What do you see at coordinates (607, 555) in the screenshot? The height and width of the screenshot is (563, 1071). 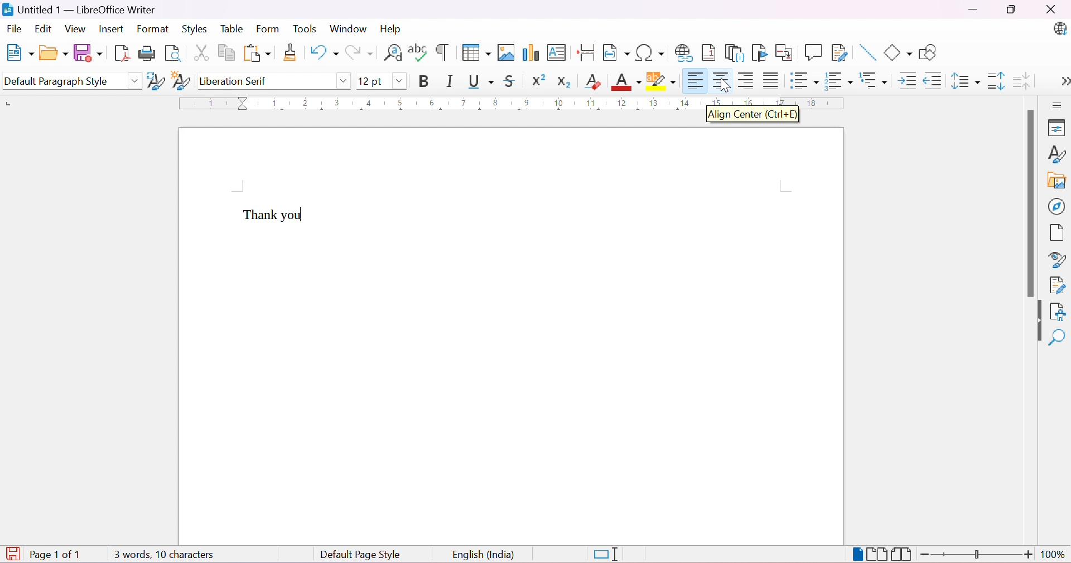 I see `Standard Selection. Click to change selection mode.` at bounding box center [607, 555].